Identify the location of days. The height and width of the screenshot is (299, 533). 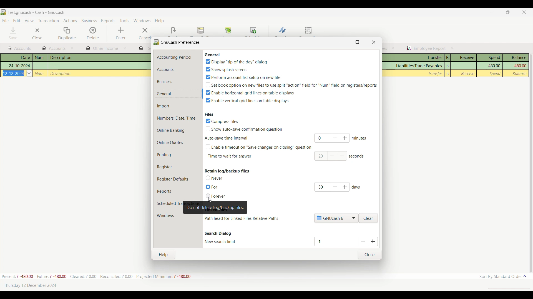
(357, 187).